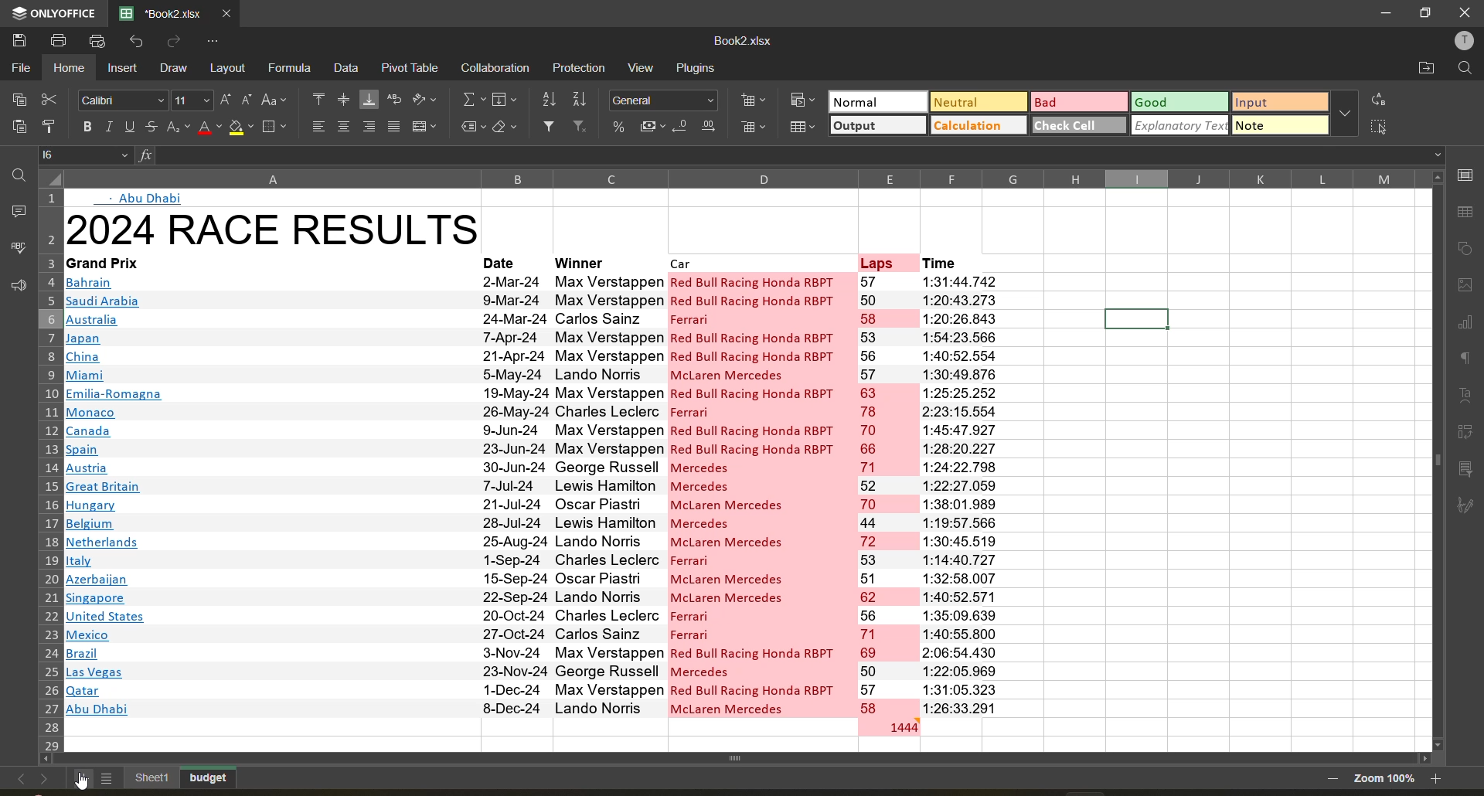  I want to click on conditional formatting, so click(801, 100).